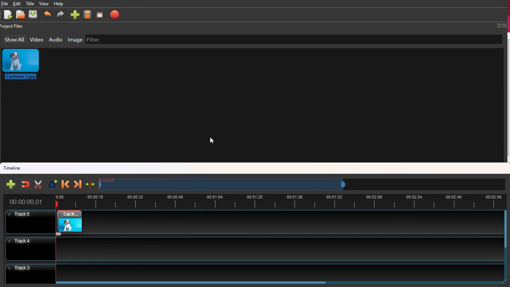  What do you see at coordinates (7, 15) in the screenshot?
I see `new` at bounding box center [7, 15].